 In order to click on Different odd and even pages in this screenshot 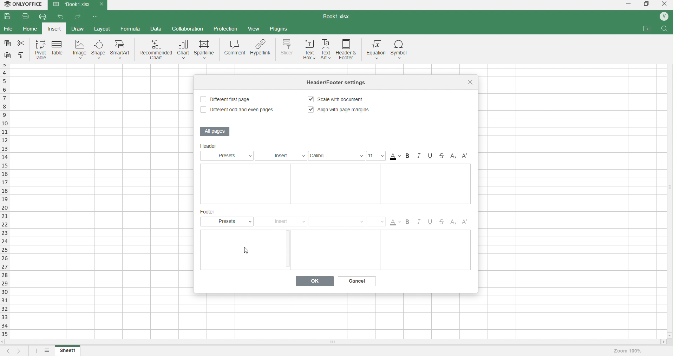, I will do `click(236, 110)`.